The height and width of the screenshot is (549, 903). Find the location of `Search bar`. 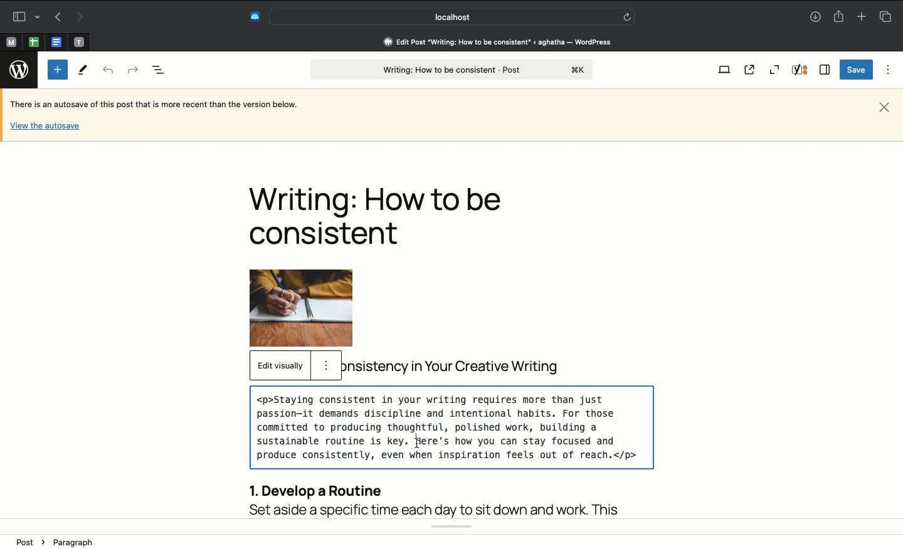

Search bar is located at coordinates (452, 16).